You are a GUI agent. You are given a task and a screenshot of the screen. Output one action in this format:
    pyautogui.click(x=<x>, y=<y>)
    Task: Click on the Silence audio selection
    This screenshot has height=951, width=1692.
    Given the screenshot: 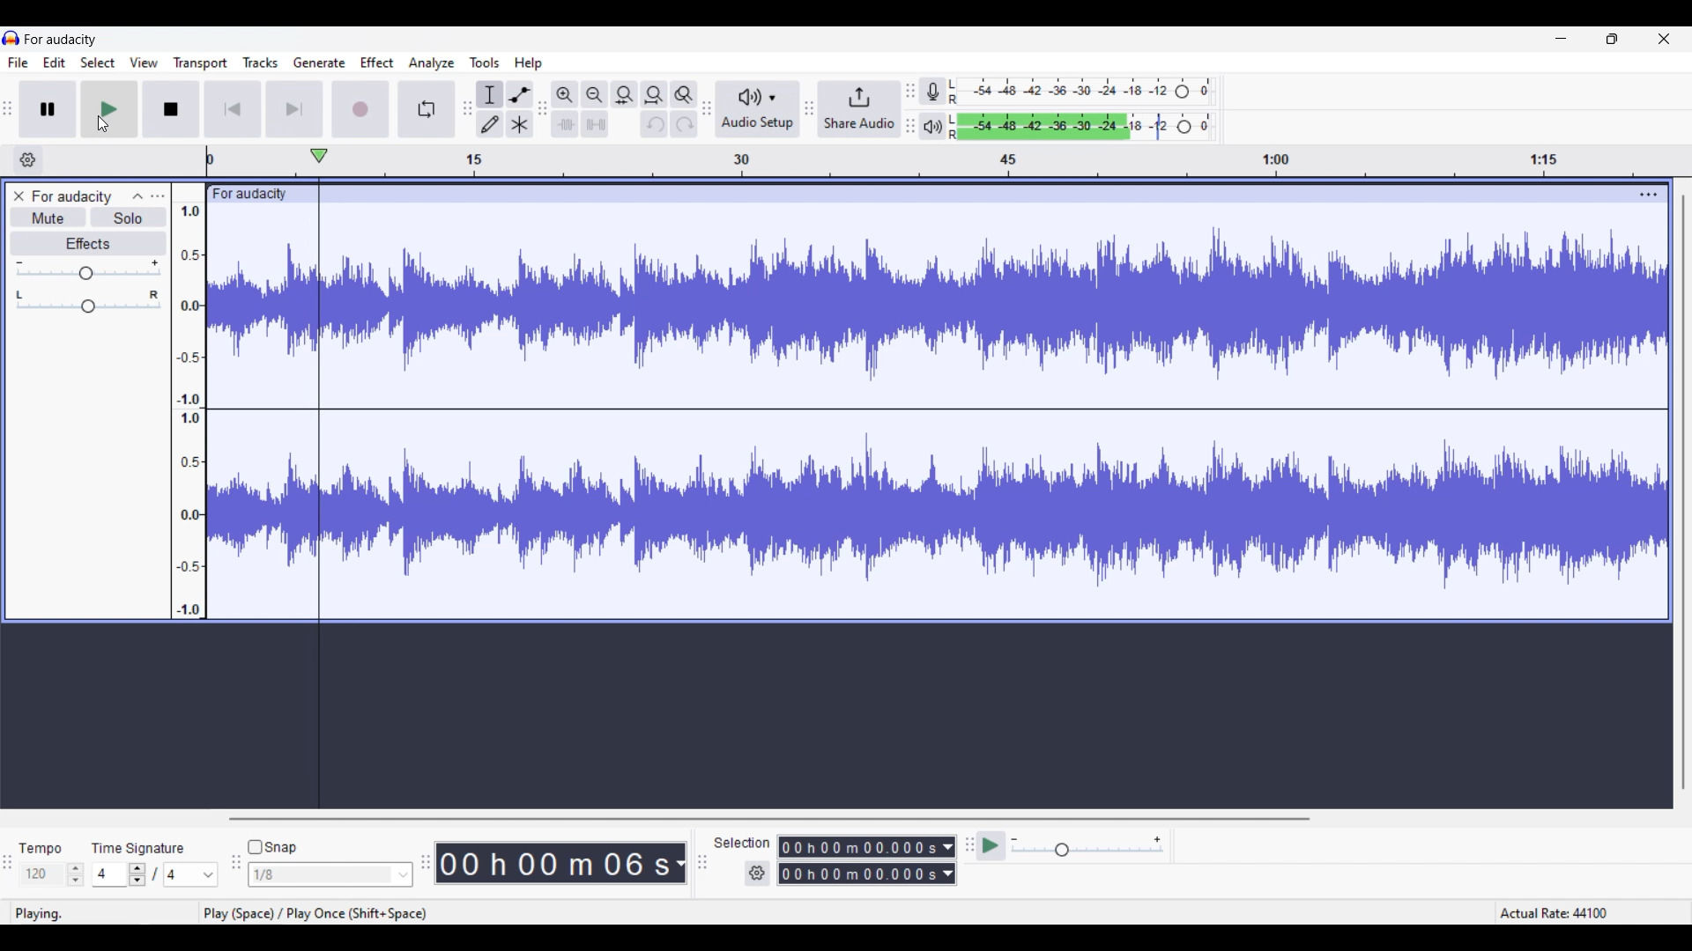 What is the action you would take?
    pyautogui.click(x=596, y=124)
    